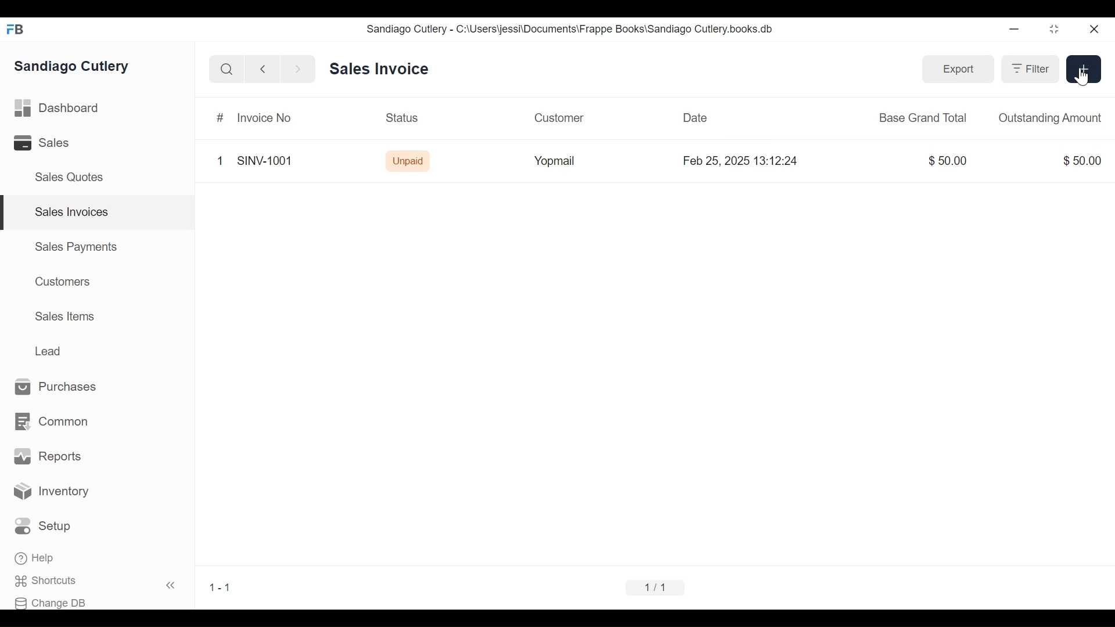 Image resolution: width=1115 pixels, height=627 pixels. What do you see at coordinates (43, 526) in the screenshot?
I see `Setup` at bounding box center [43, 526].